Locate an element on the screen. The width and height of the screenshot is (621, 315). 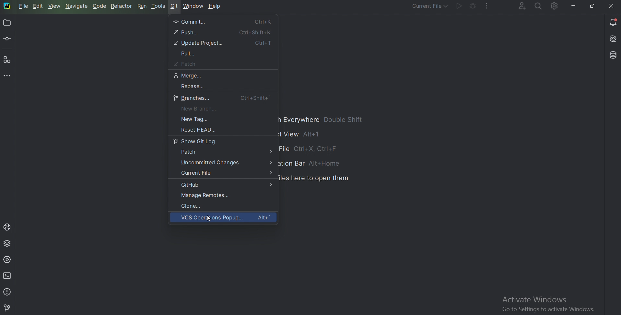
Cursor is located at coordinates (208, 218).